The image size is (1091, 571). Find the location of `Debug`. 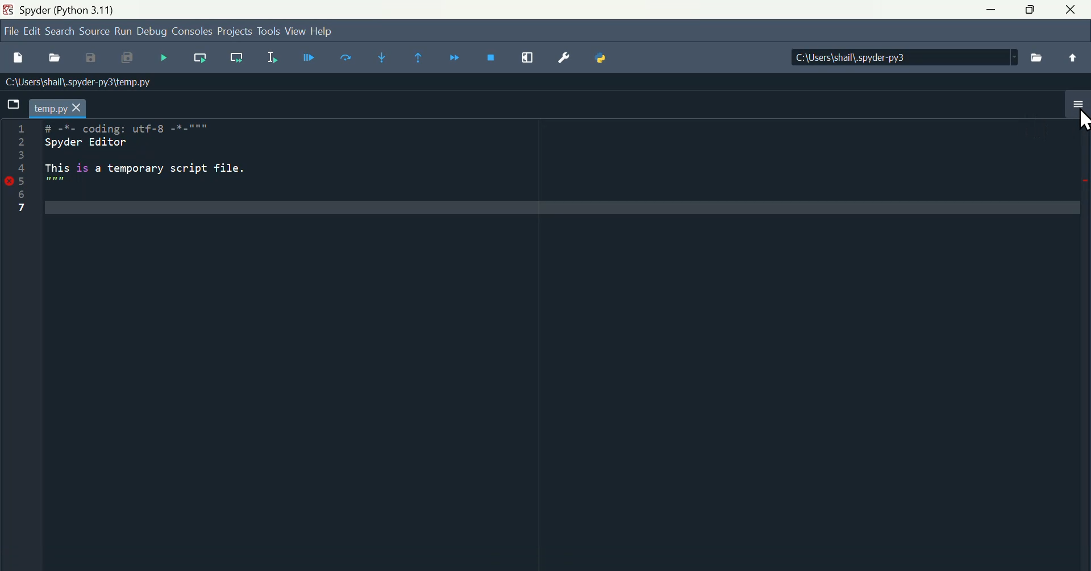

Debug is located at coordinates (155, 34).